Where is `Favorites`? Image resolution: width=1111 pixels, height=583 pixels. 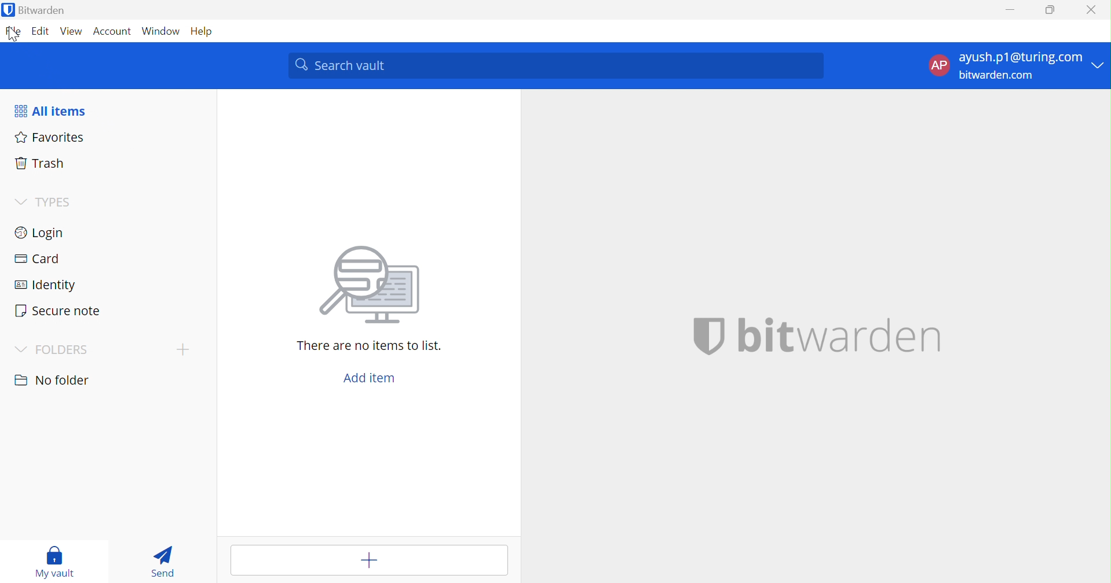 Favorites is located at coordinates (53, 138).